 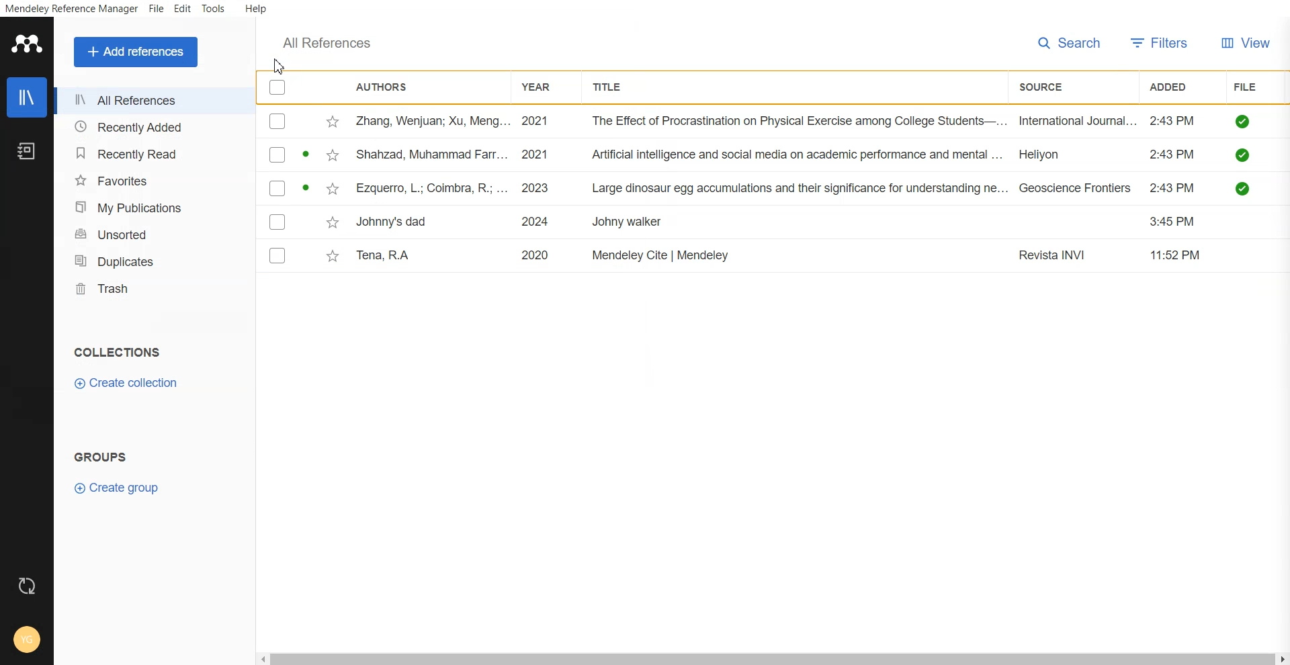 What do you see at coordinates (1078, 121) in the screenshot?
I see `International Journal...` at bounding box center [1078, 121].